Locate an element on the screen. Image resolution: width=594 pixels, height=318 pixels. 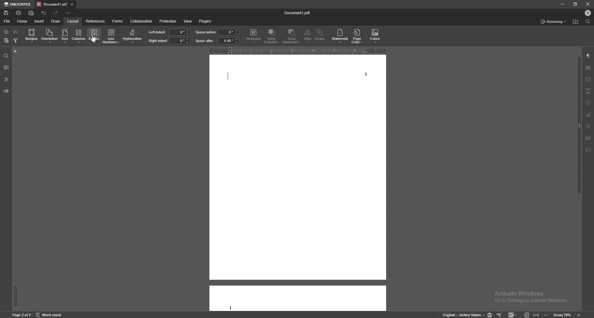
wrapping is located at coordinates (254, 36).